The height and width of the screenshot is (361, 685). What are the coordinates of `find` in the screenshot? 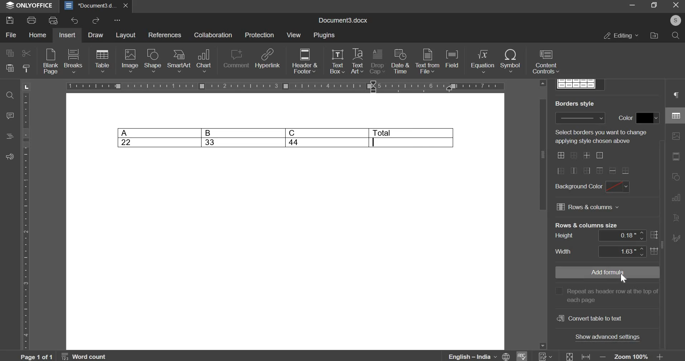 It's located at (11, 96).